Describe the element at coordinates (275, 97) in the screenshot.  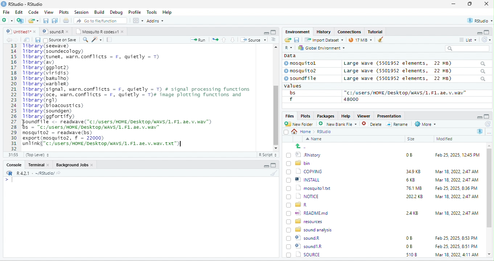
I see `scroll bar` at that location.